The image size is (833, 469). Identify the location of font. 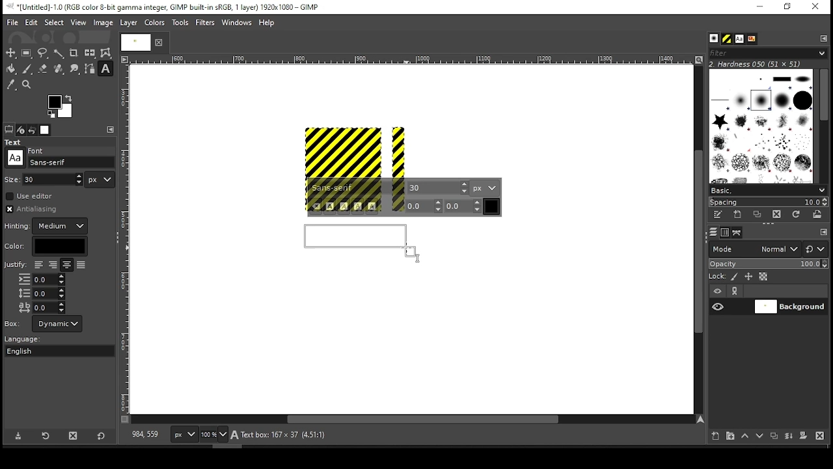
(357, 188).